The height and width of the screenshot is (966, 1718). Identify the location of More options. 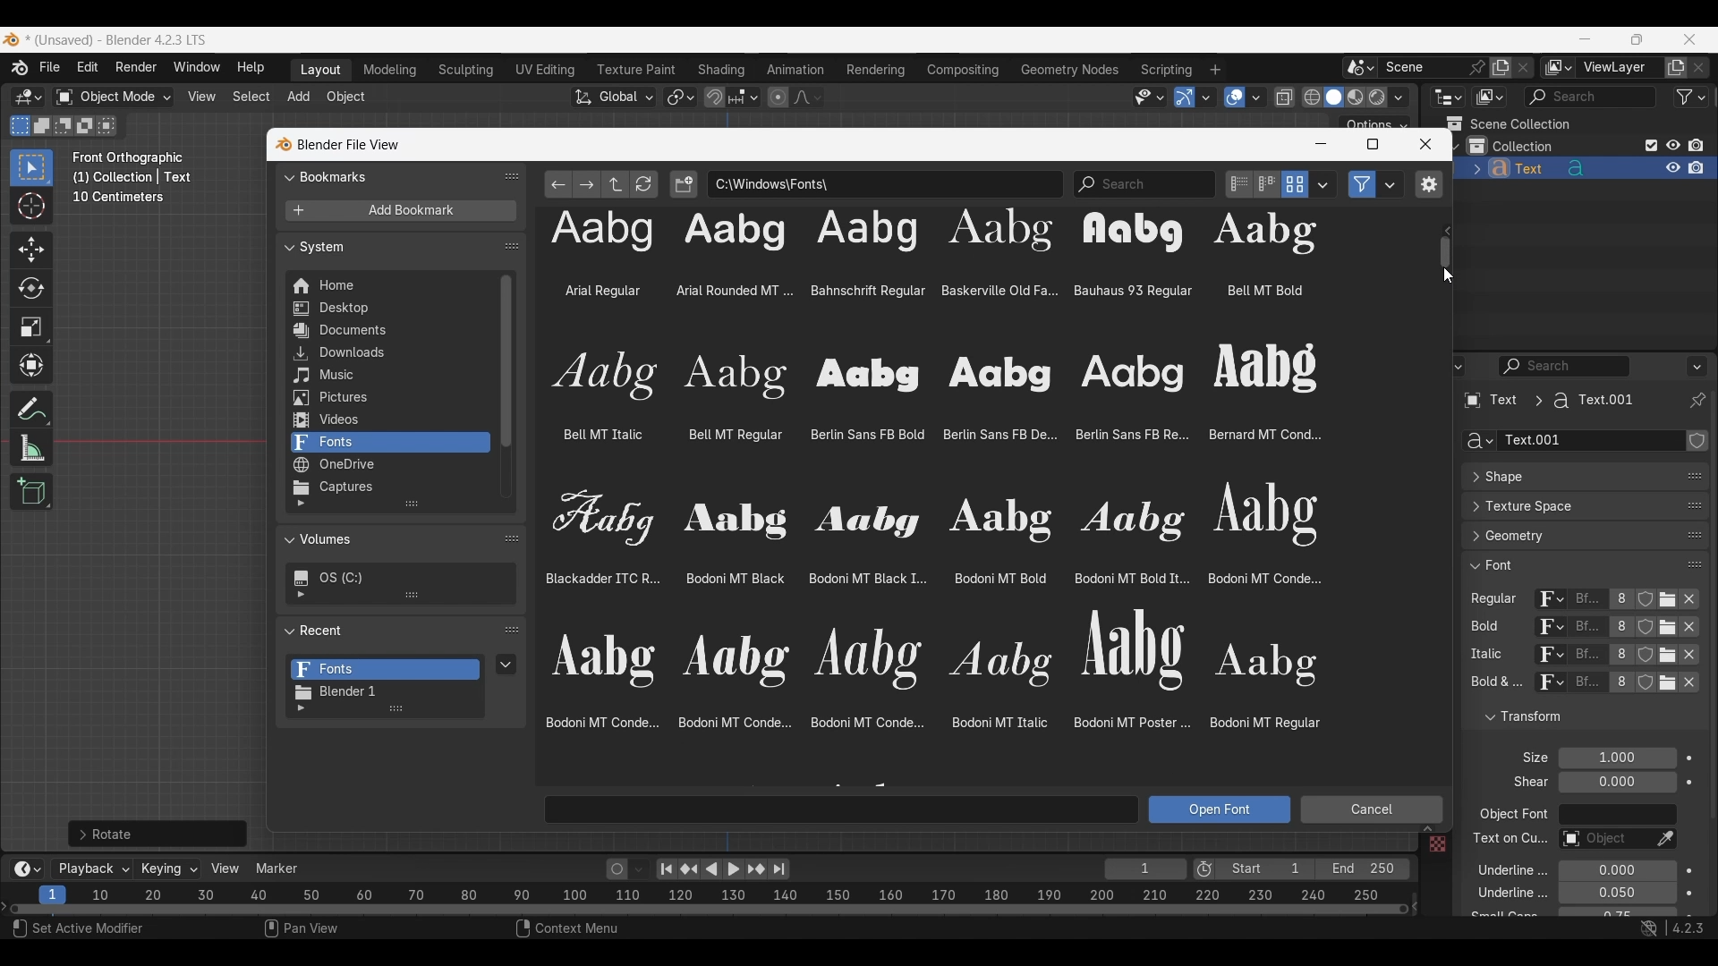
(25, 869).